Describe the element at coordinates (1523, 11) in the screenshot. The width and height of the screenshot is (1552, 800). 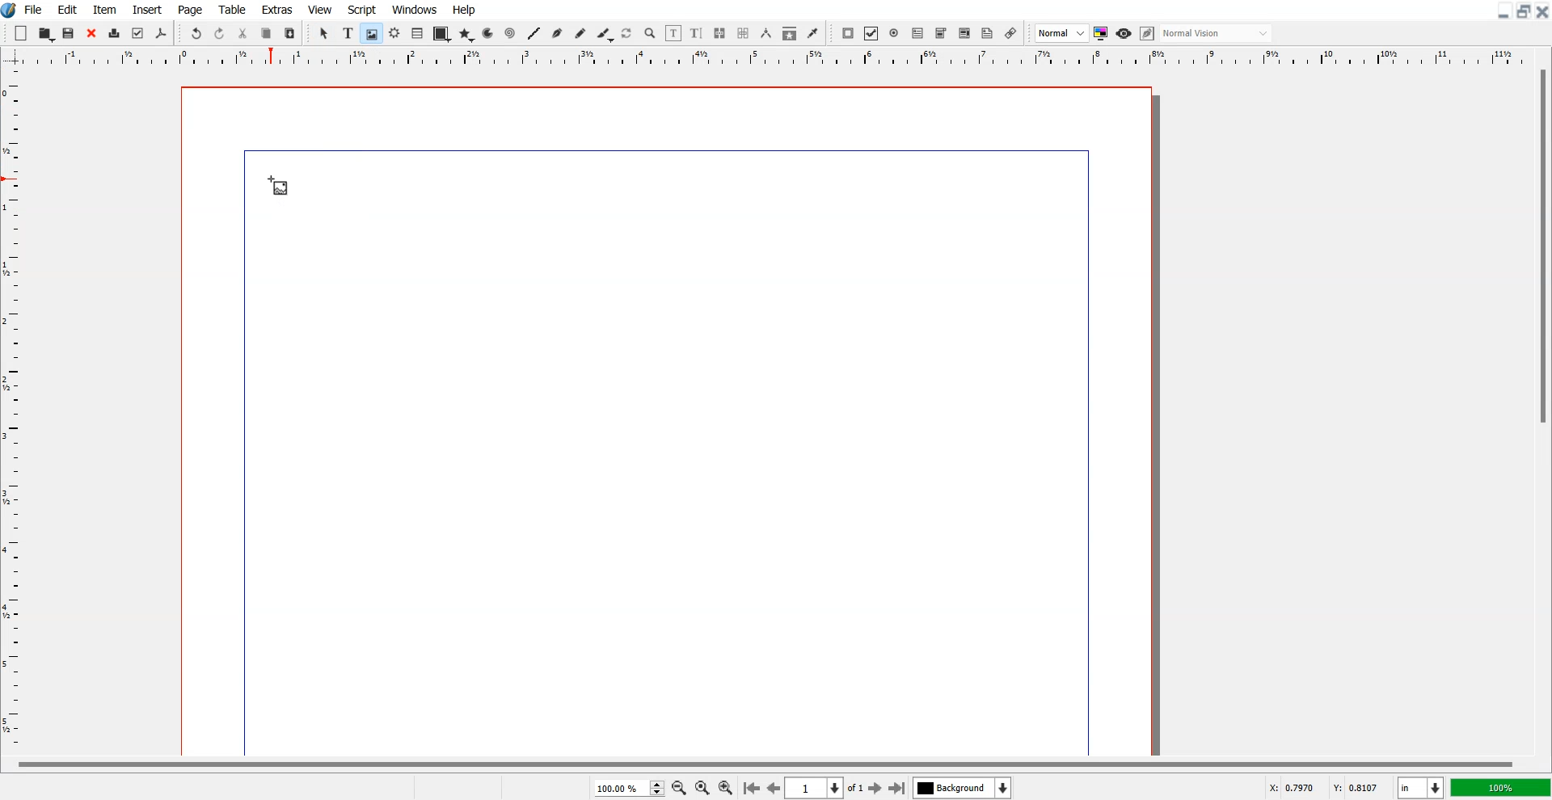
I see `Maximize` at that location.